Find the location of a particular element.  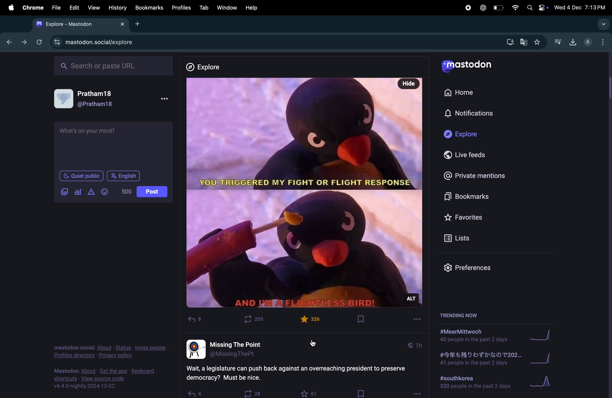

favourites is located at coordinates (537, 42).